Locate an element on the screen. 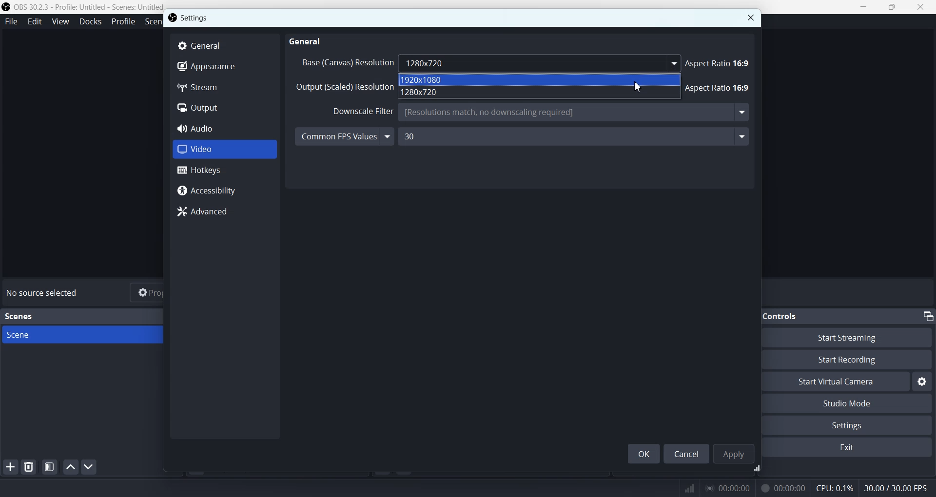  General is located at coordinates (306, 41).